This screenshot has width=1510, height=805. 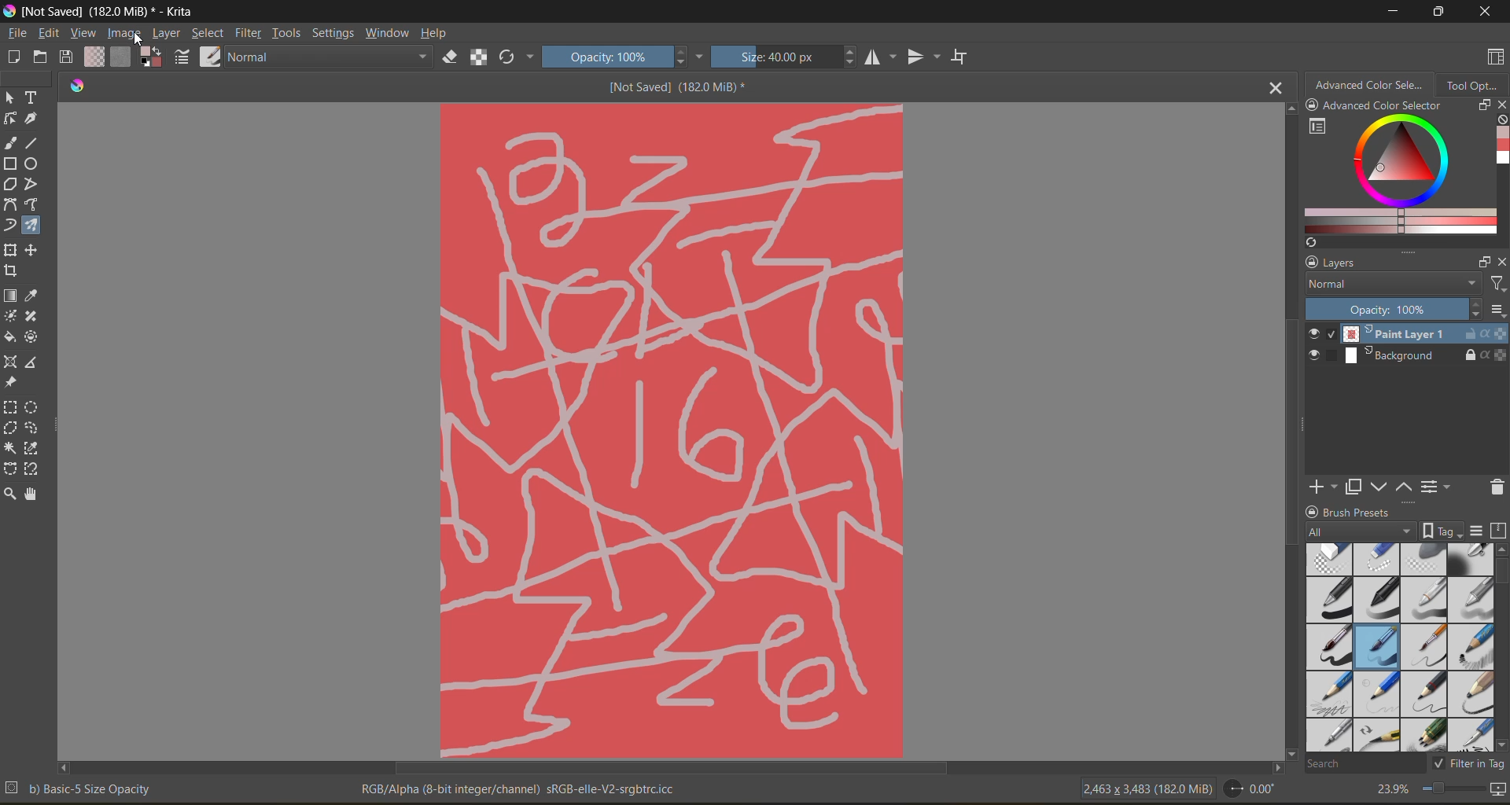 I want to click on Logo, so click(x=79, y=86).